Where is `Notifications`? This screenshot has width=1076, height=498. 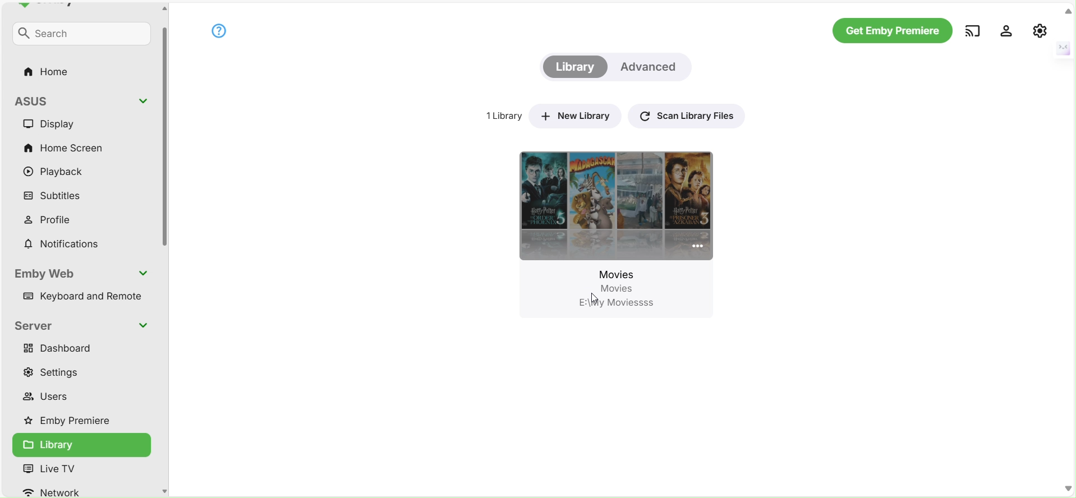 Notifications is located at coordinates (62, 241).